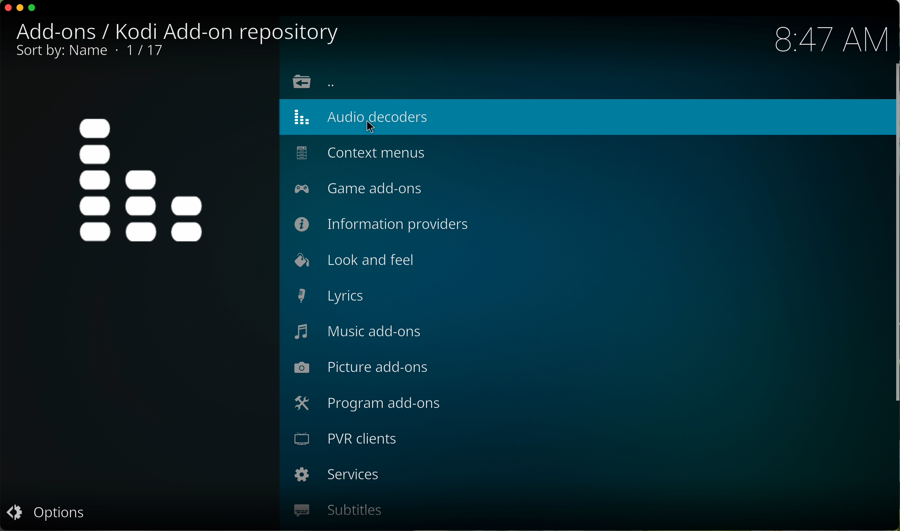  What do you see at coordinates (894, 235) in the screenshot?
I see `scroll bar` at bounding box center [894, 235].